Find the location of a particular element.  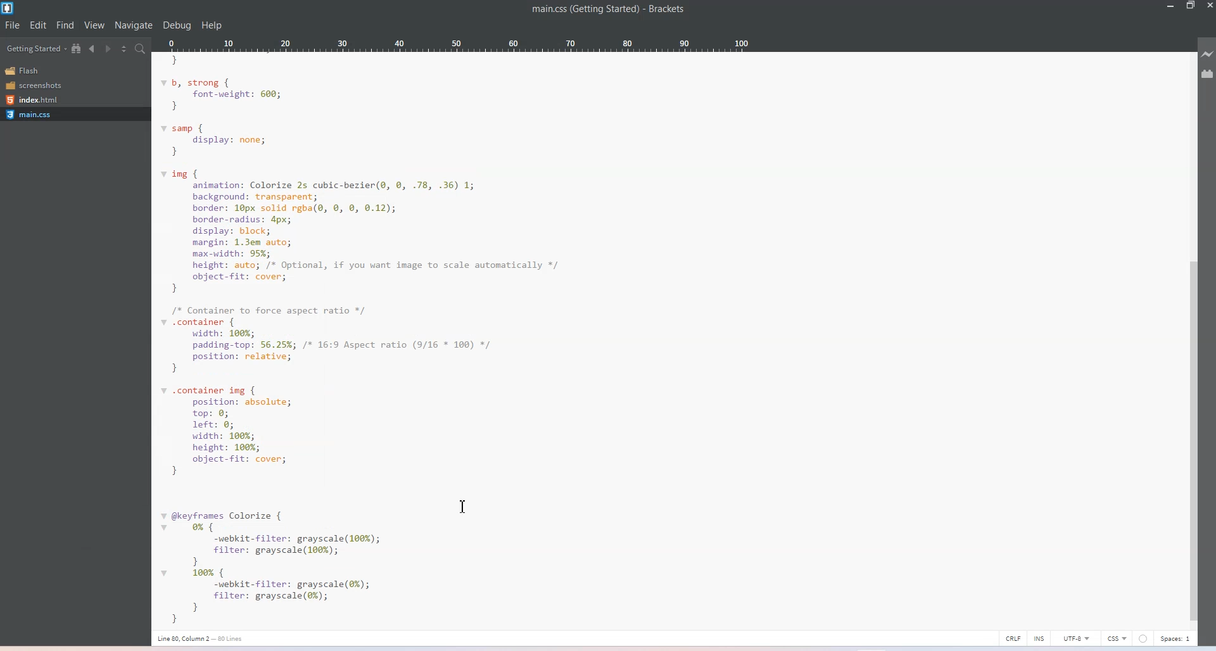

Spaces is located at coordinates (1176, 639).